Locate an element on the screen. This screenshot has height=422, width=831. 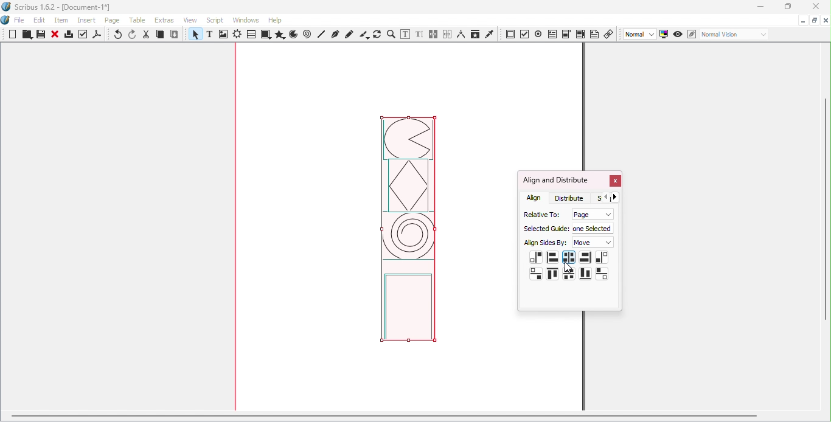
Polygon is located at coordinates (279, 35).